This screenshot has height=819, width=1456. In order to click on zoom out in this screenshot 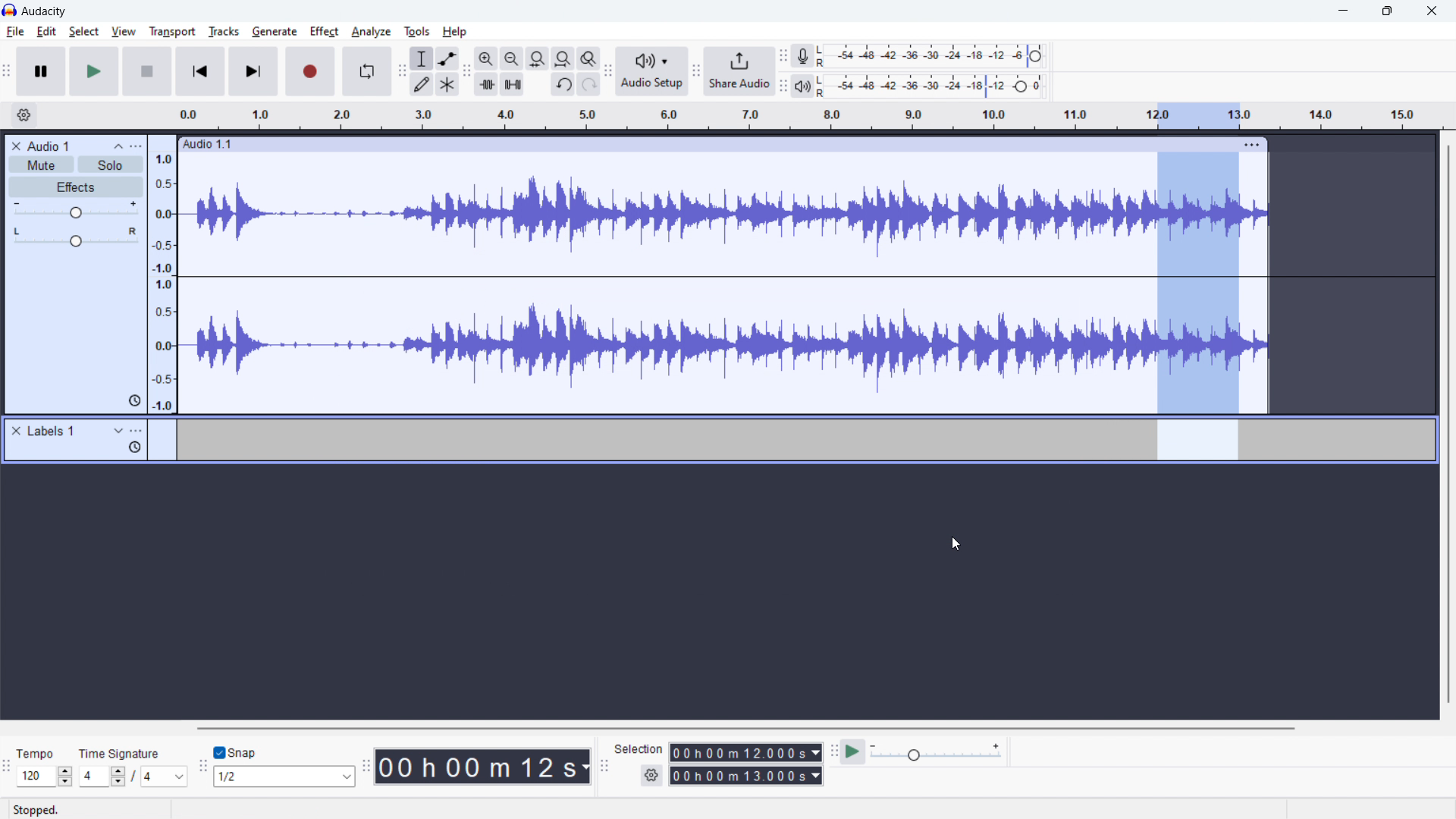, I will do `click(511, 58)`.